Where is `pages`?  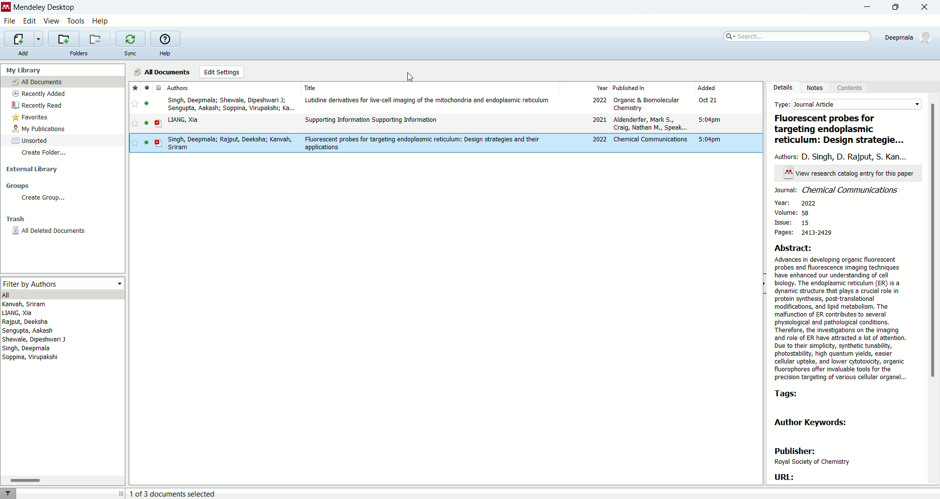
pages is located at coordinates (803, 234).